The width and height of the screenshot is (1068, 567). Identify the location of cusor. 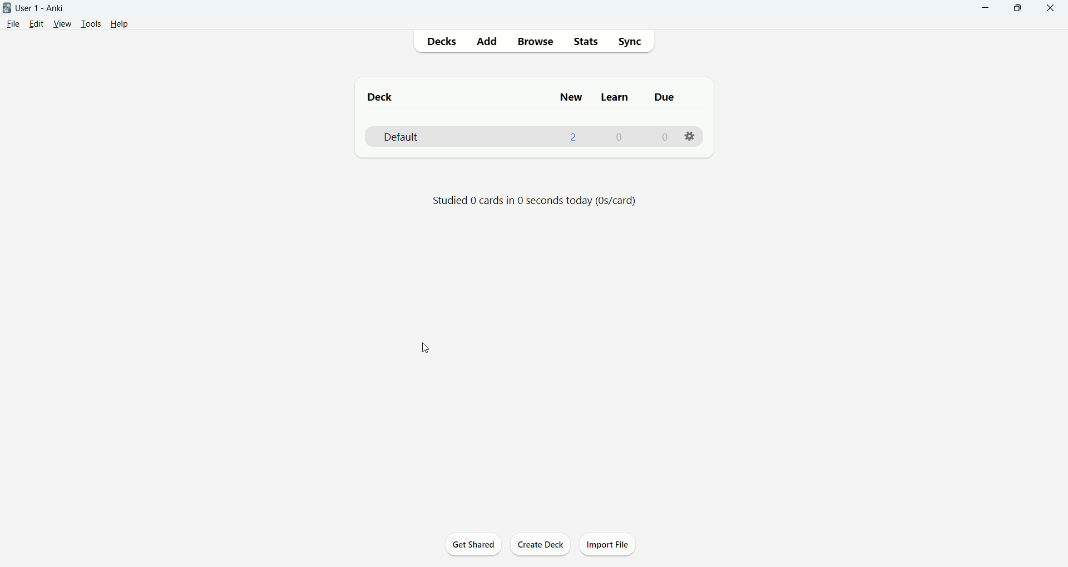
(426, 350).